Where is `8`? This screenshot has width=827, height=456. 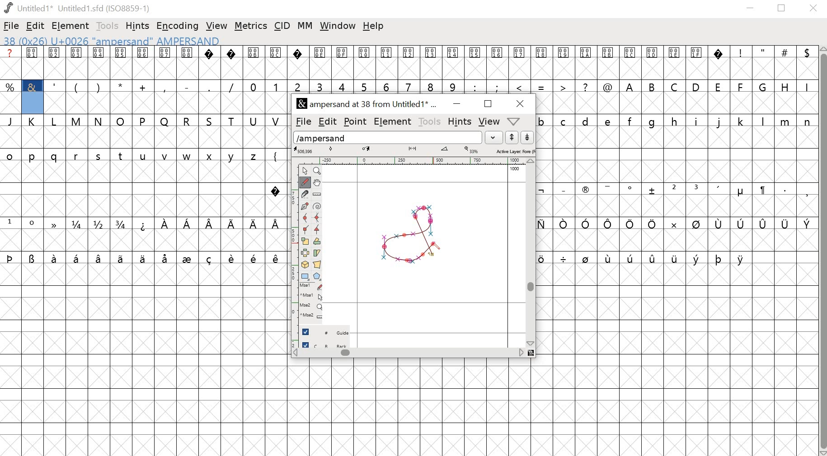 8 is located at coordinates (431, 86).